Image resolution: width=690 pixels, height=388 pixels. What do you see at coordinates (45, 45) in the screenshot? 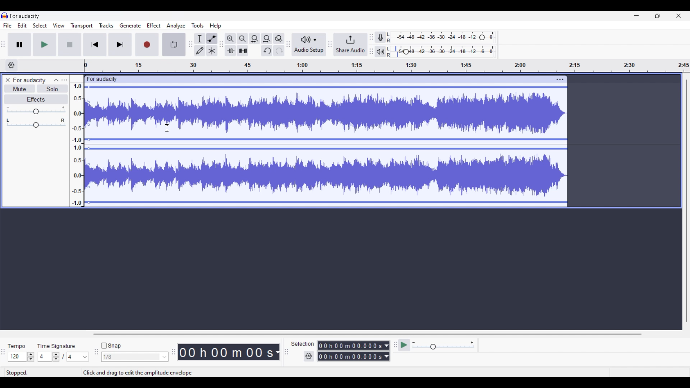
I see `Play/Play once` at bounding box center [45, 45].